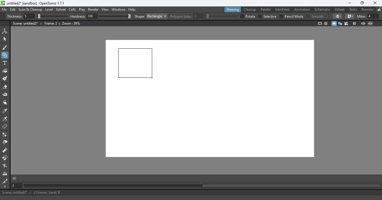 The height and width of the screenshot is (200, 382). I want to click on logo, so click(3, 3).